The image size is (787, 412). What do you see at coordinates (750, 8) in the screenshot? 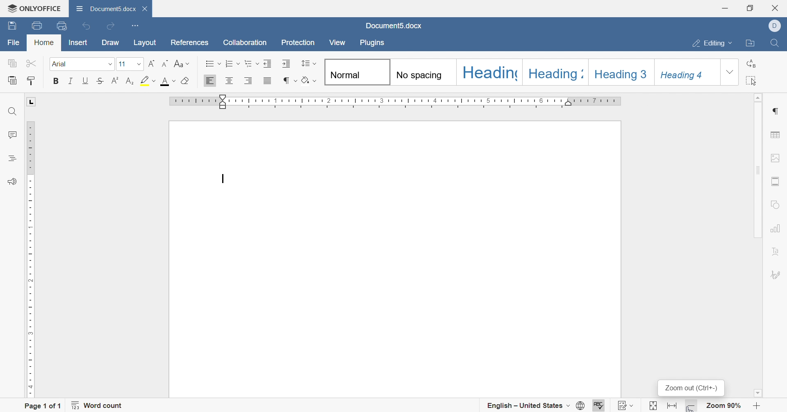
I see `restore down` at bounding box center [750, 8].